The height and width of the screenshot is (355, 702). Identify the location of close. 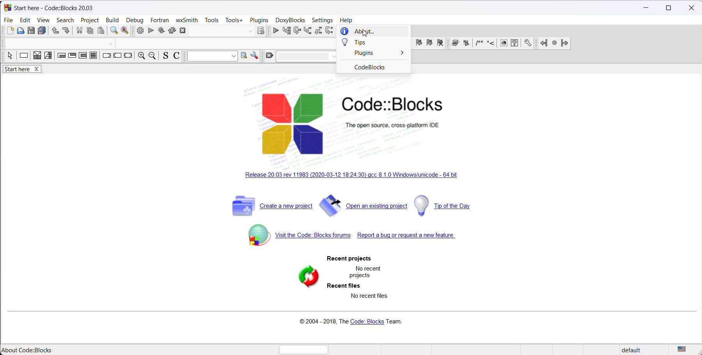
(184, 30).